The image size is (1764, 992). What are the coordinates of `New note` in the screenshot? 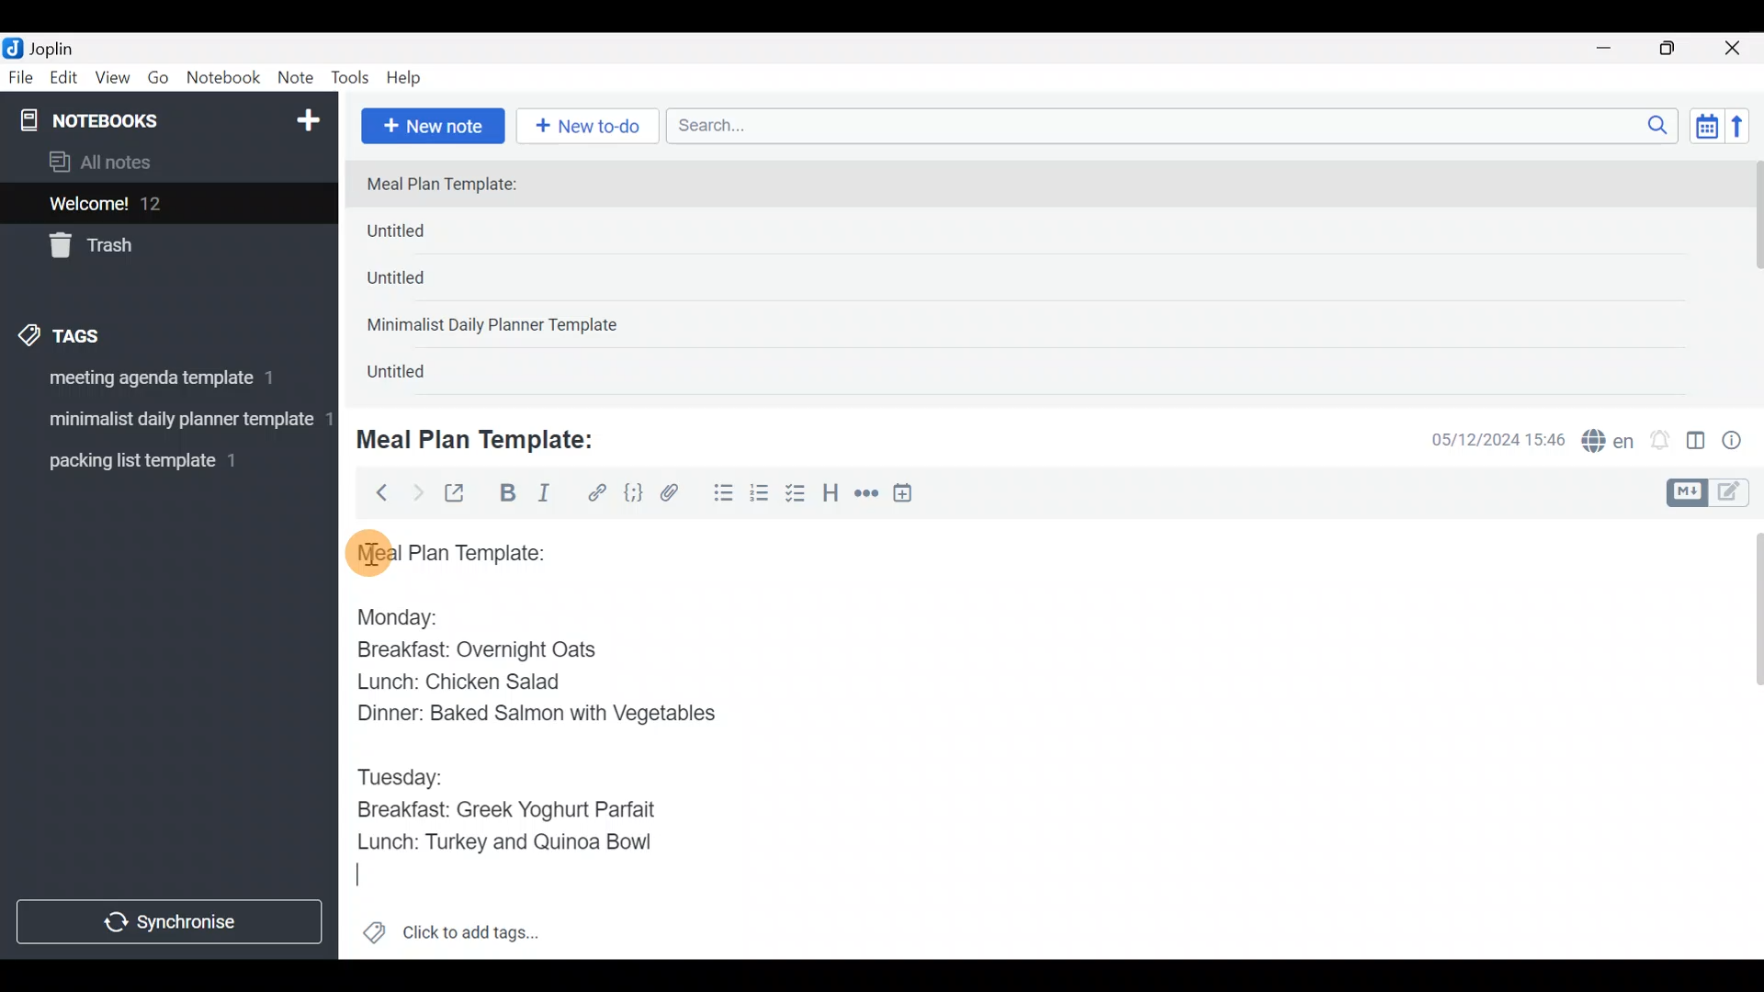 It's located at (431, 124).